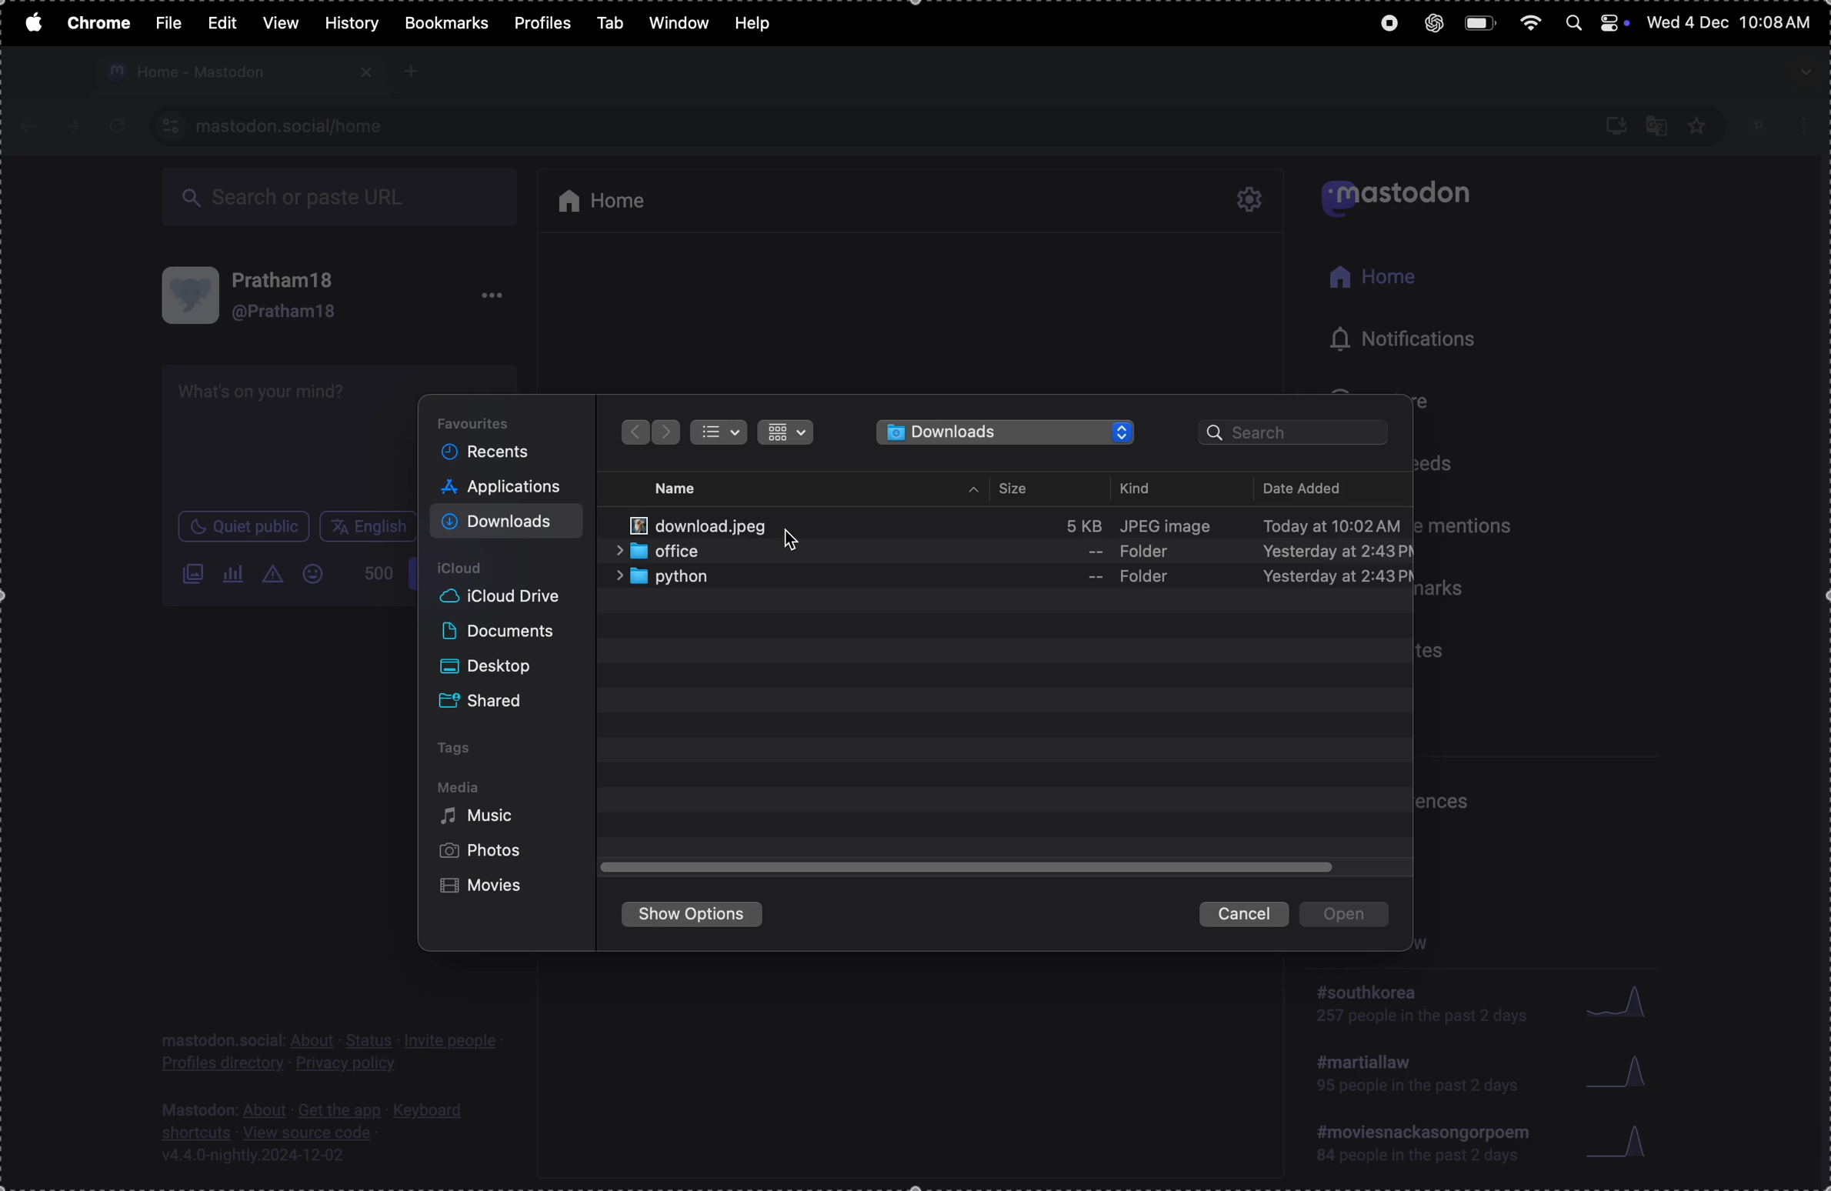 Image resolution: width=1831 pixels, height=1191 pixels. Describe the element at coordinates (1322, 486) in the screenshot. I see `date added` at that location.